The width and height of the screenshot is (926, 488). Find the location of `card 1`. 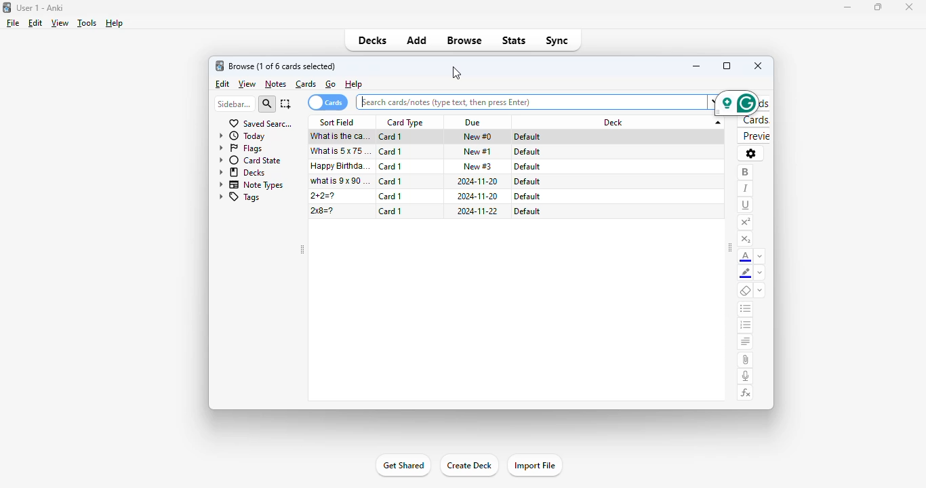

card 1 is located at coordinates (391, 166).